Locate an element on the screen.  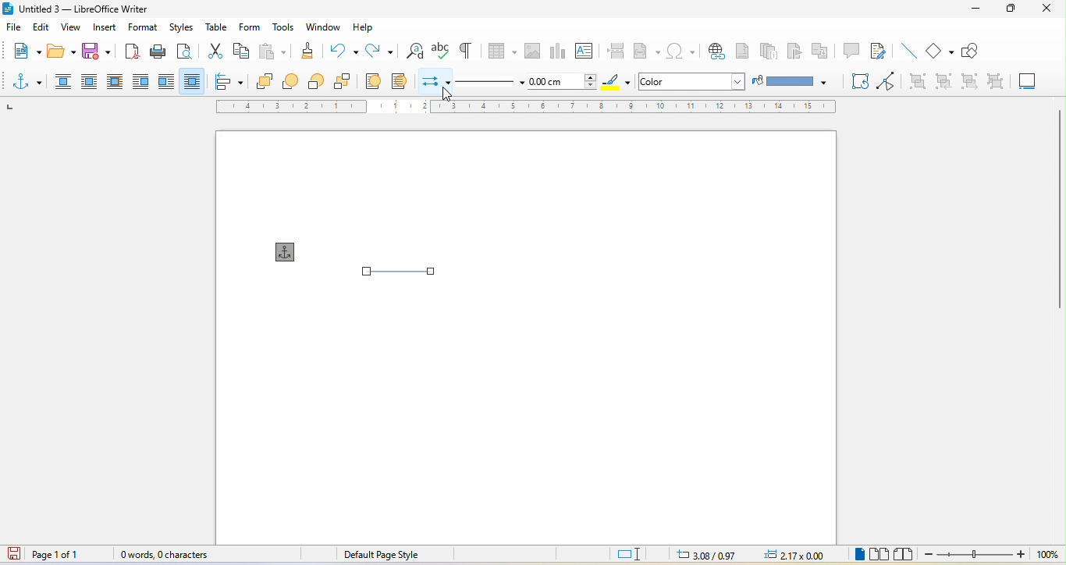
multiple page view is located at coordinates (880, 555).